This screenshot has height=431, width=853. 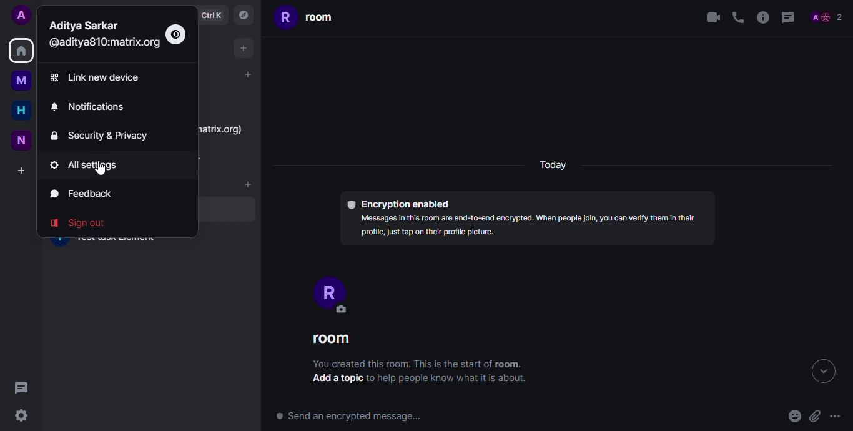 What do you see at coordinates (24, 80) in the screenshot?
I see `myspace` at bounding box center [24, 80].